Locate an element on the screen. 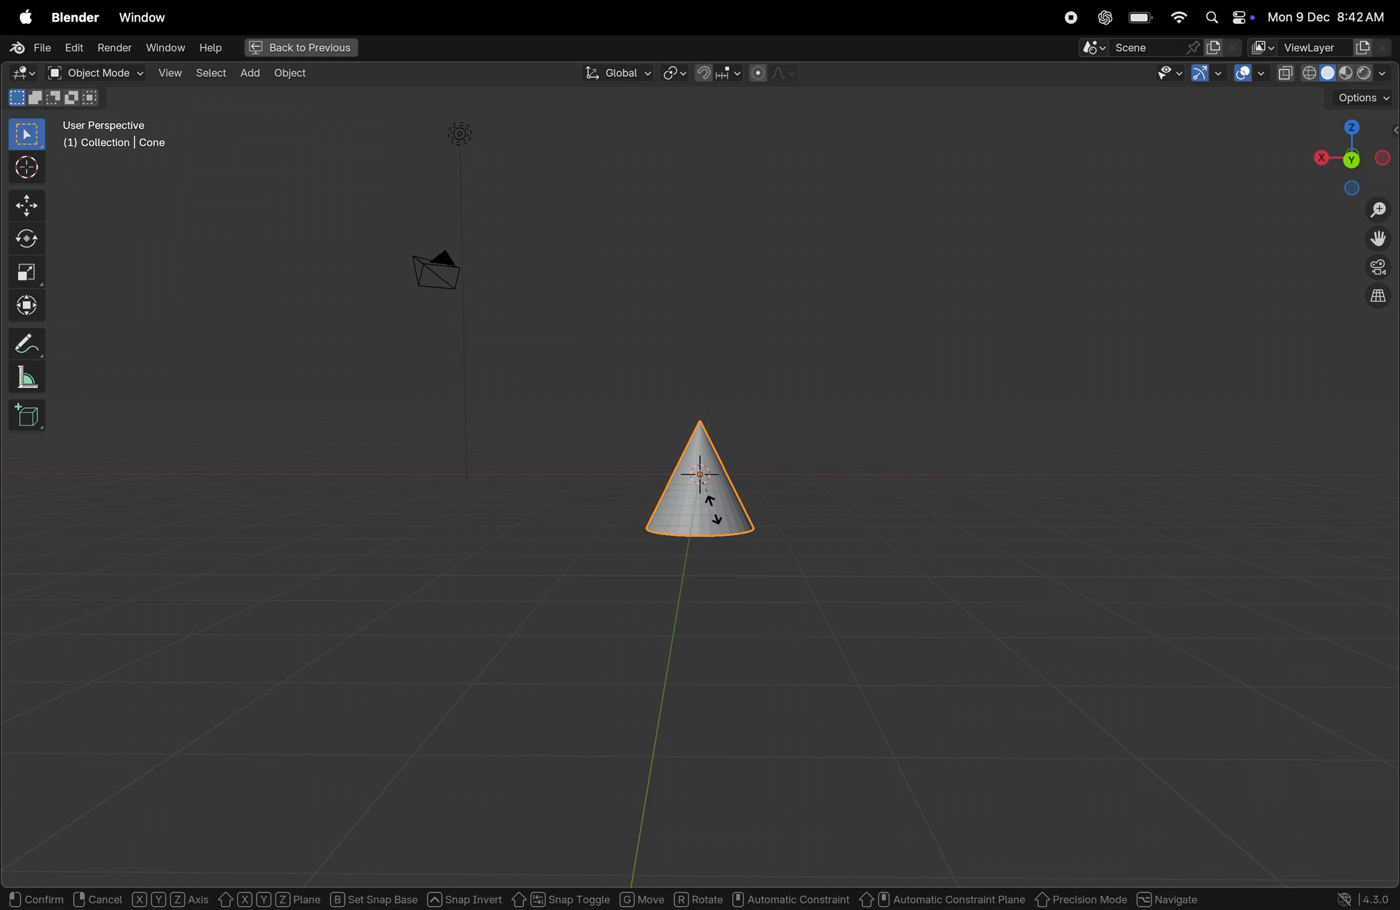  rotate is located at coordinates (702, 899).